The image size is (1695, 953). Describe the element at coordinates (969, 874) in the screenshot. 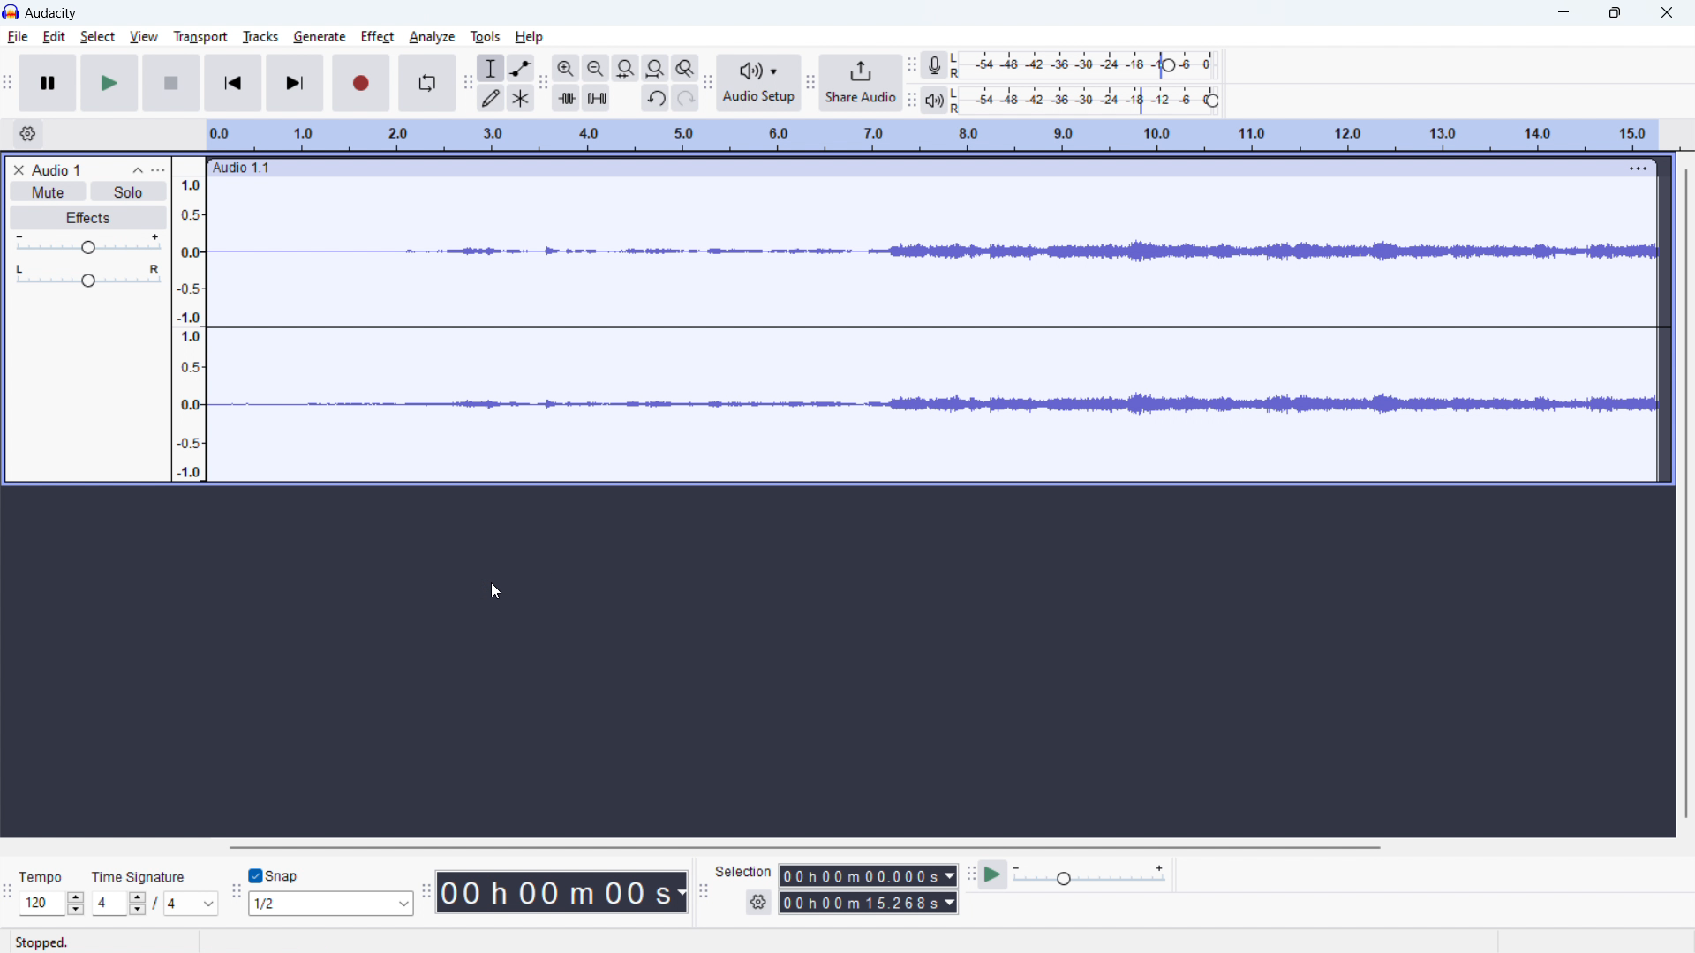

I see `play at speed toolbar` at that location.